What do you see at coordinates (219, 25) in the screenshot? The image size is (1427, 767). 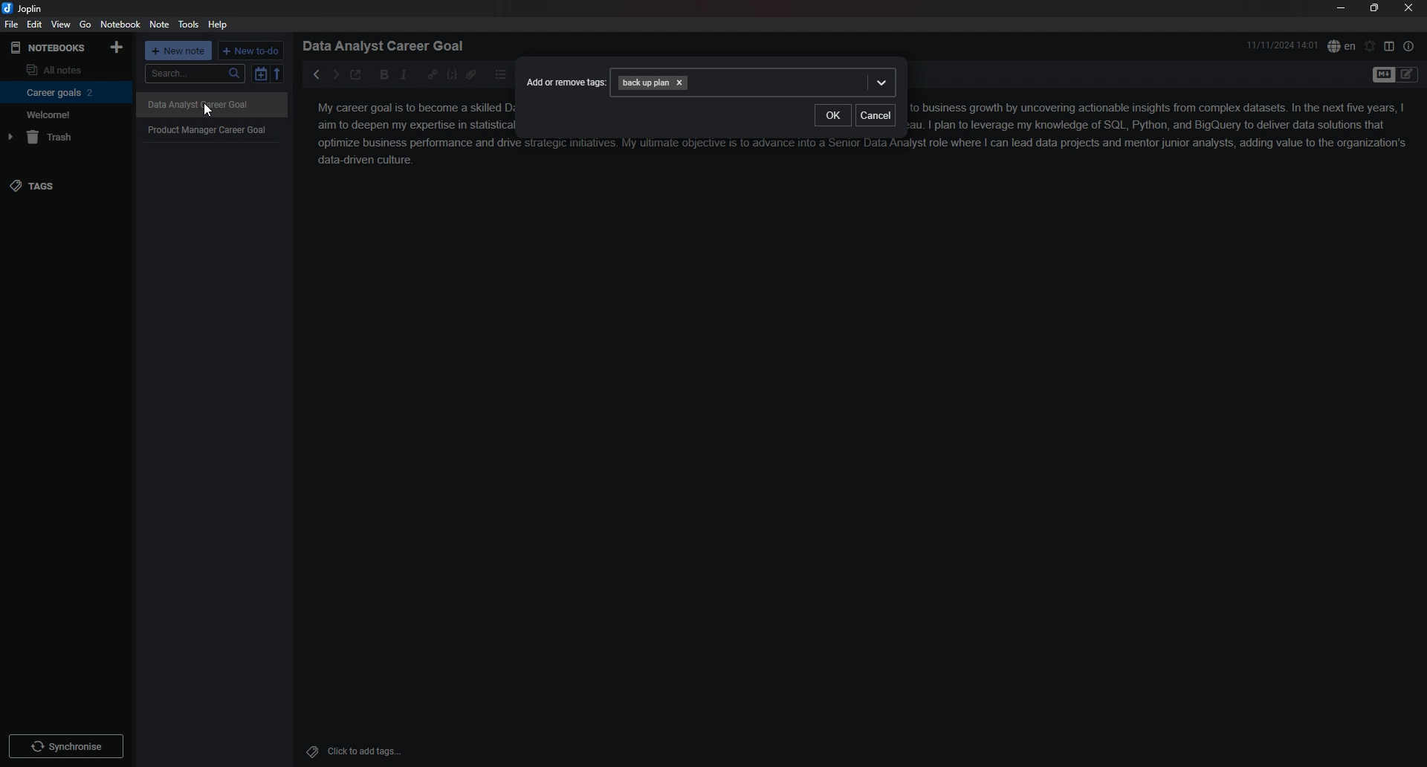 I see `help` at bounding box center [219, 25].